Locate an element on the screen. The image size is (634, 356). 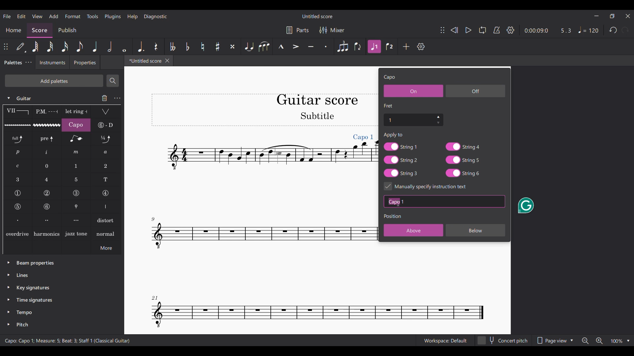
Augmentation dot is located at coordinates (140, 46).